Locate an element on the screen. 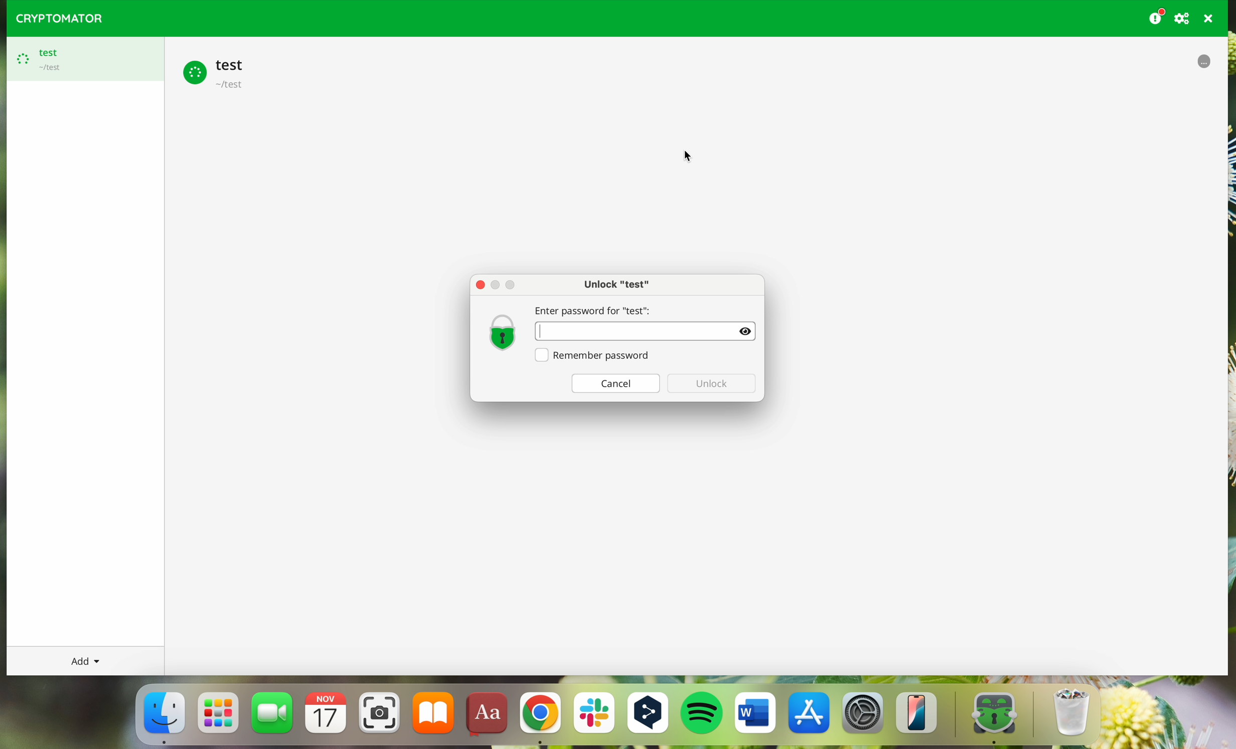  quit program is located at coordinates (1209, 19).